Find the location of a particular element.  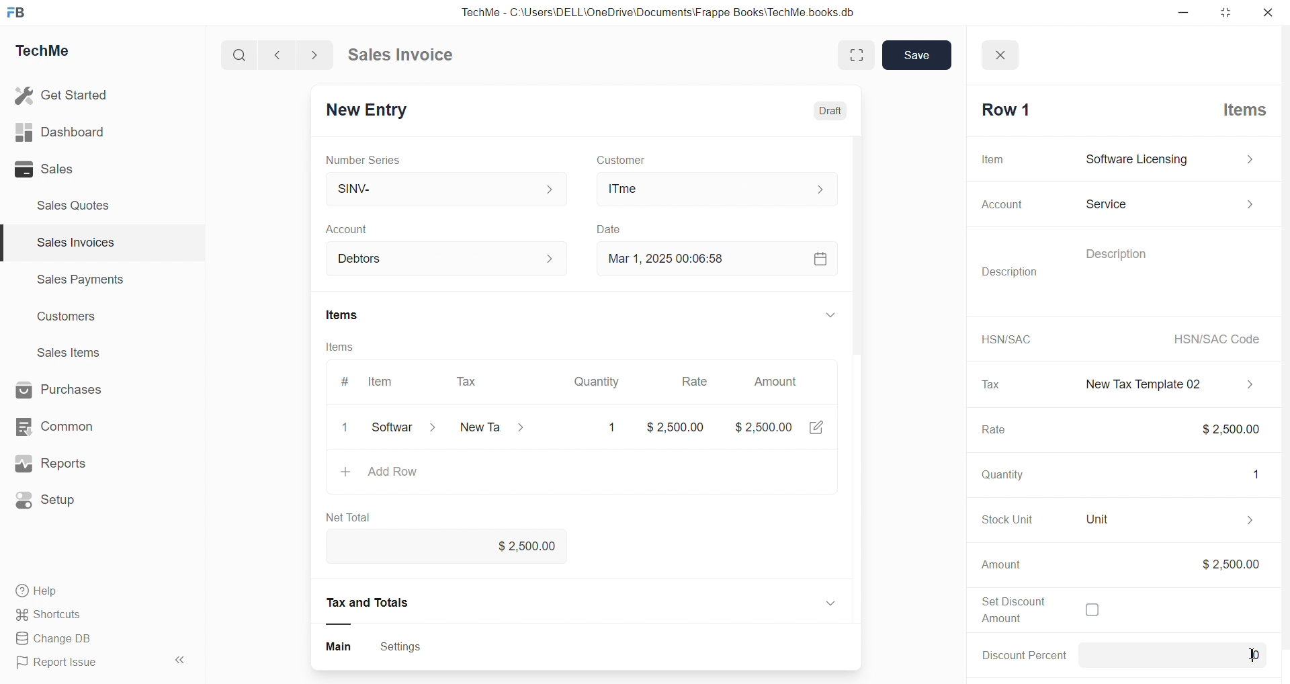

Create is located at coordinates (610, 226).